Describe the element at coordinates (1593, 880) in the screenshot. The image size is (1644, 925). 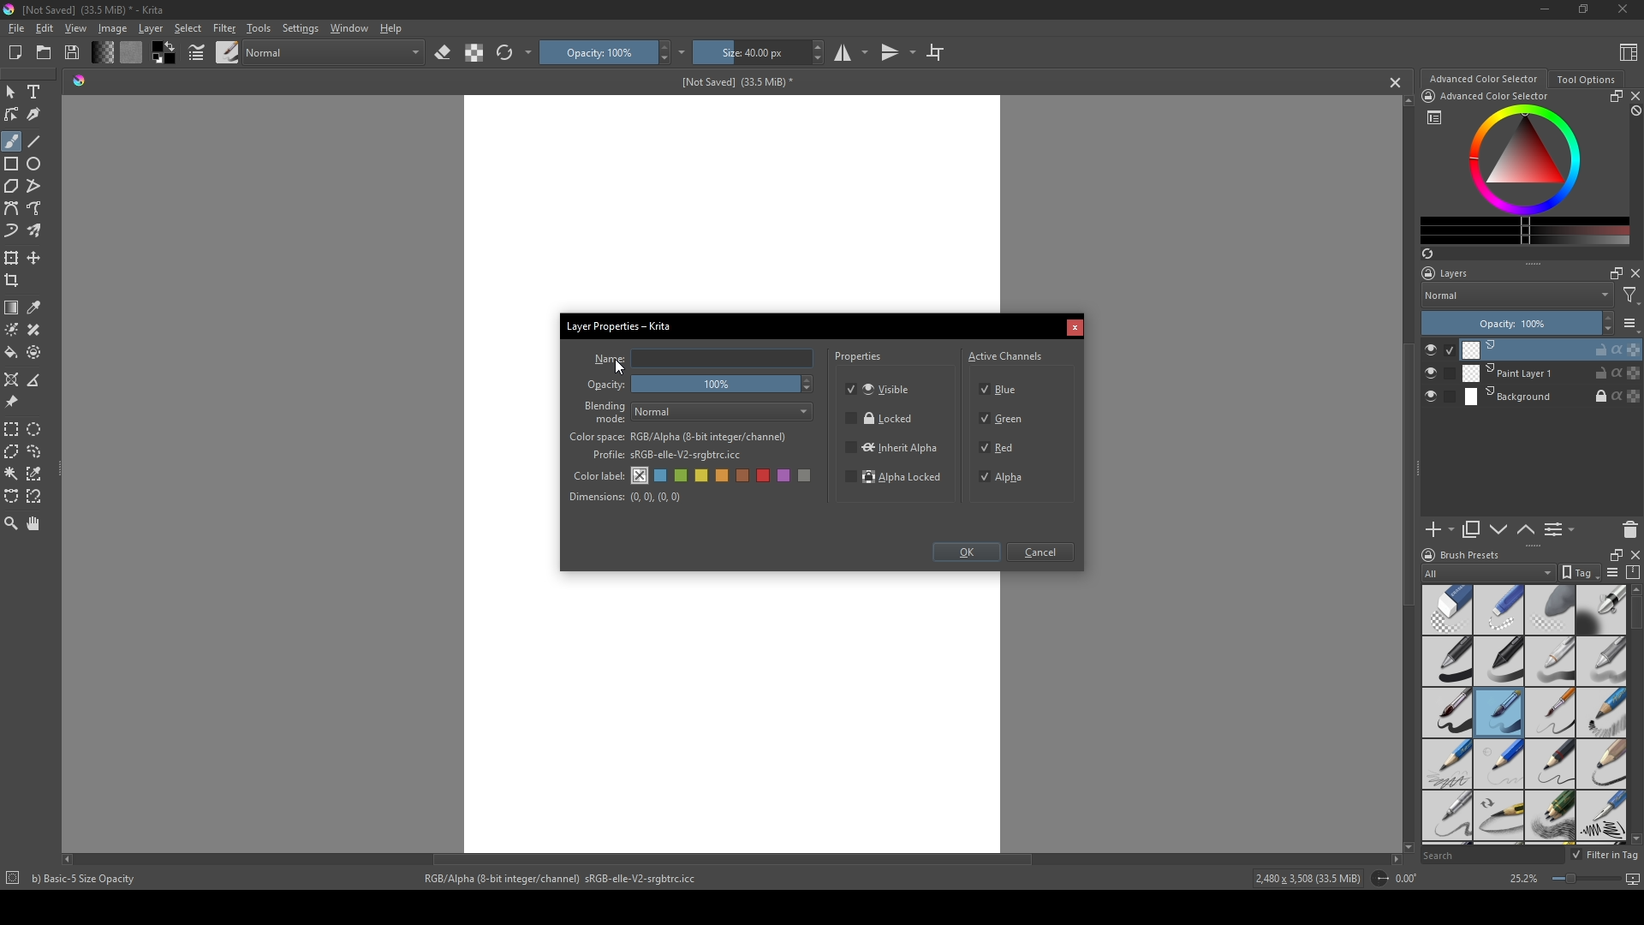
I see `screen size` at that location.